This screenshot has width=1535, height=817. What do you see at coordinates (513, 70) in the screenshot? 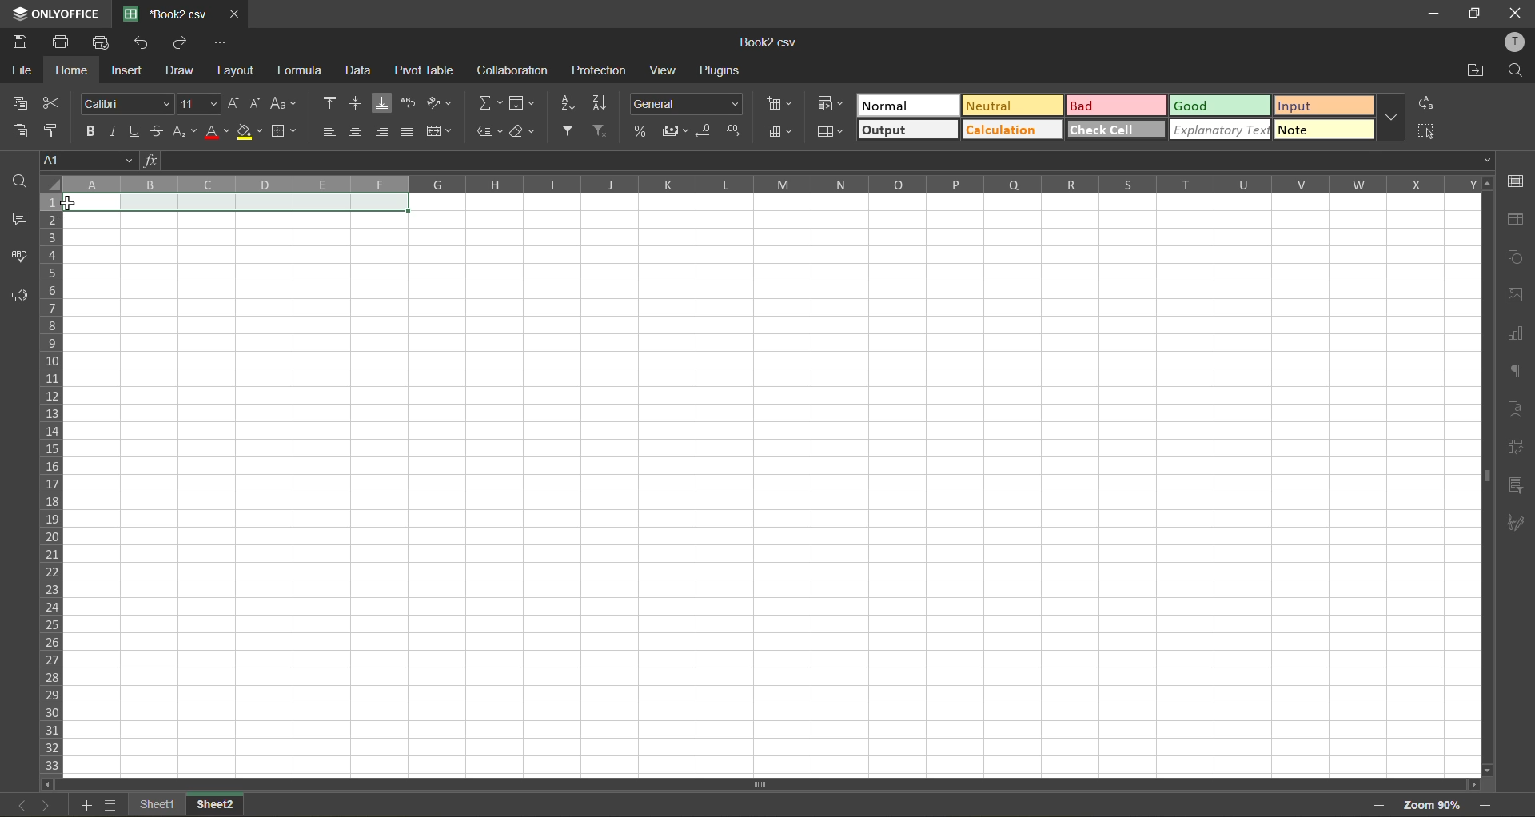
I see `collaboration` at bounding box center [513, 70].